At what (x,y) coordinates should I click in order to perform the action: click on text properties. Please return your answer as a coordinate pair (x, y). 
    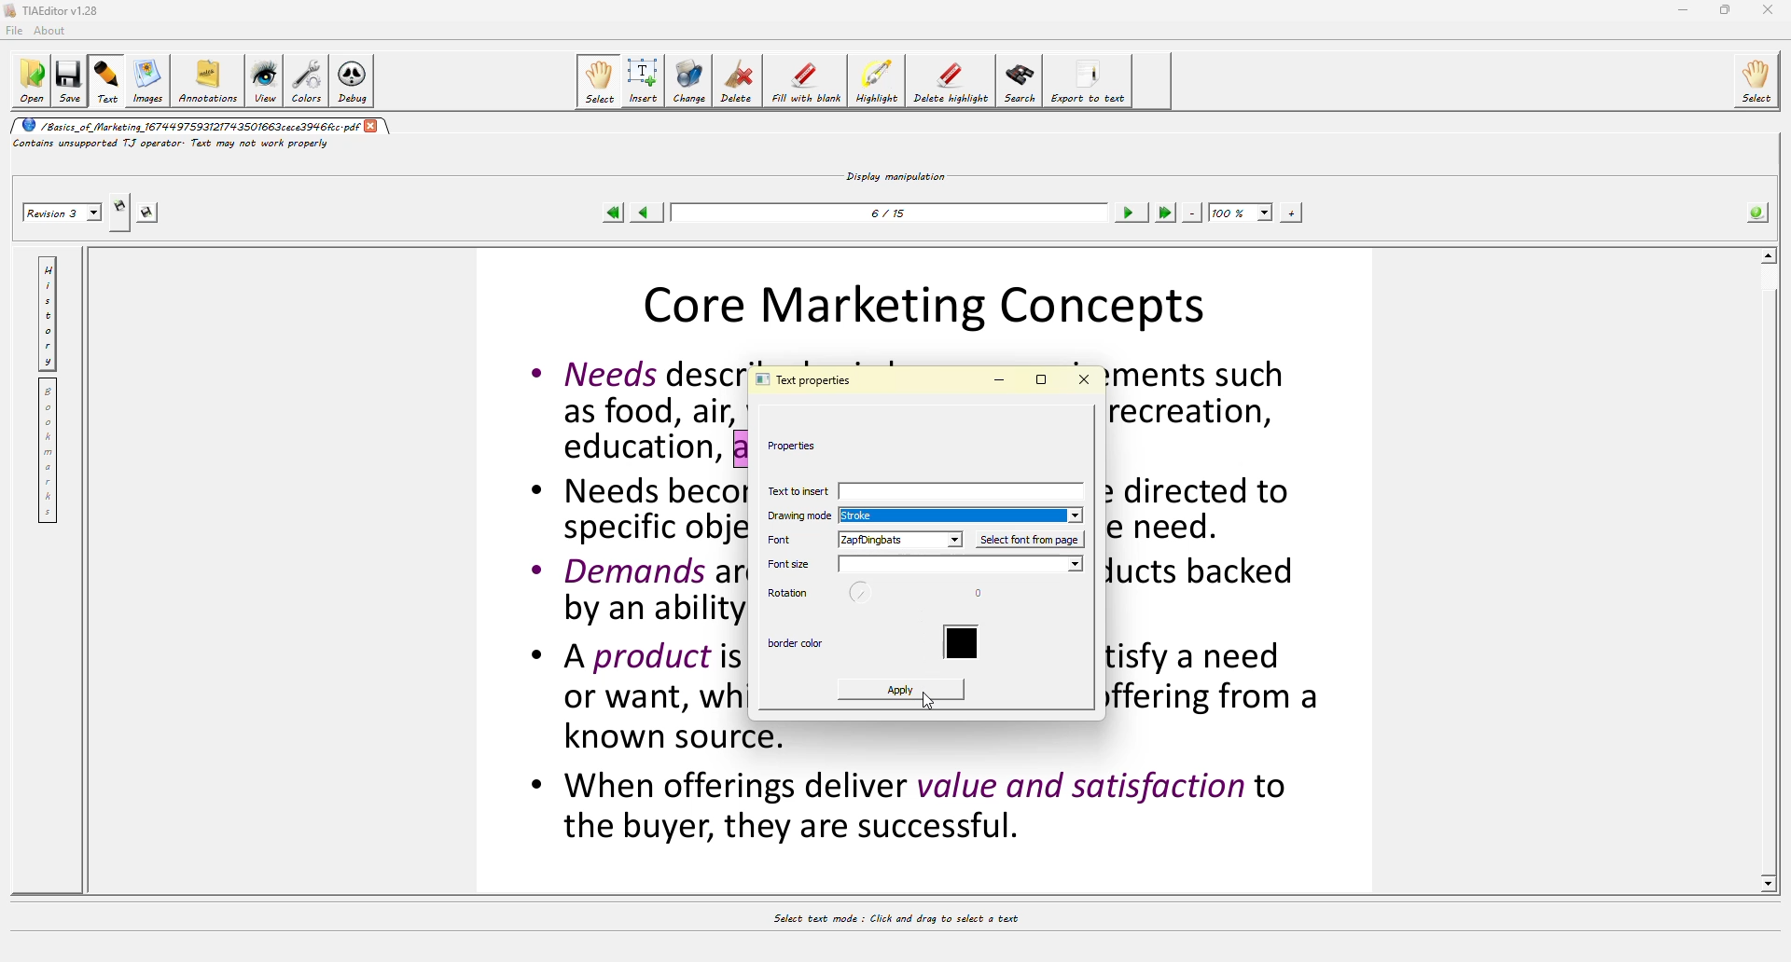
    Looking at the image, I should click on (810, 378).